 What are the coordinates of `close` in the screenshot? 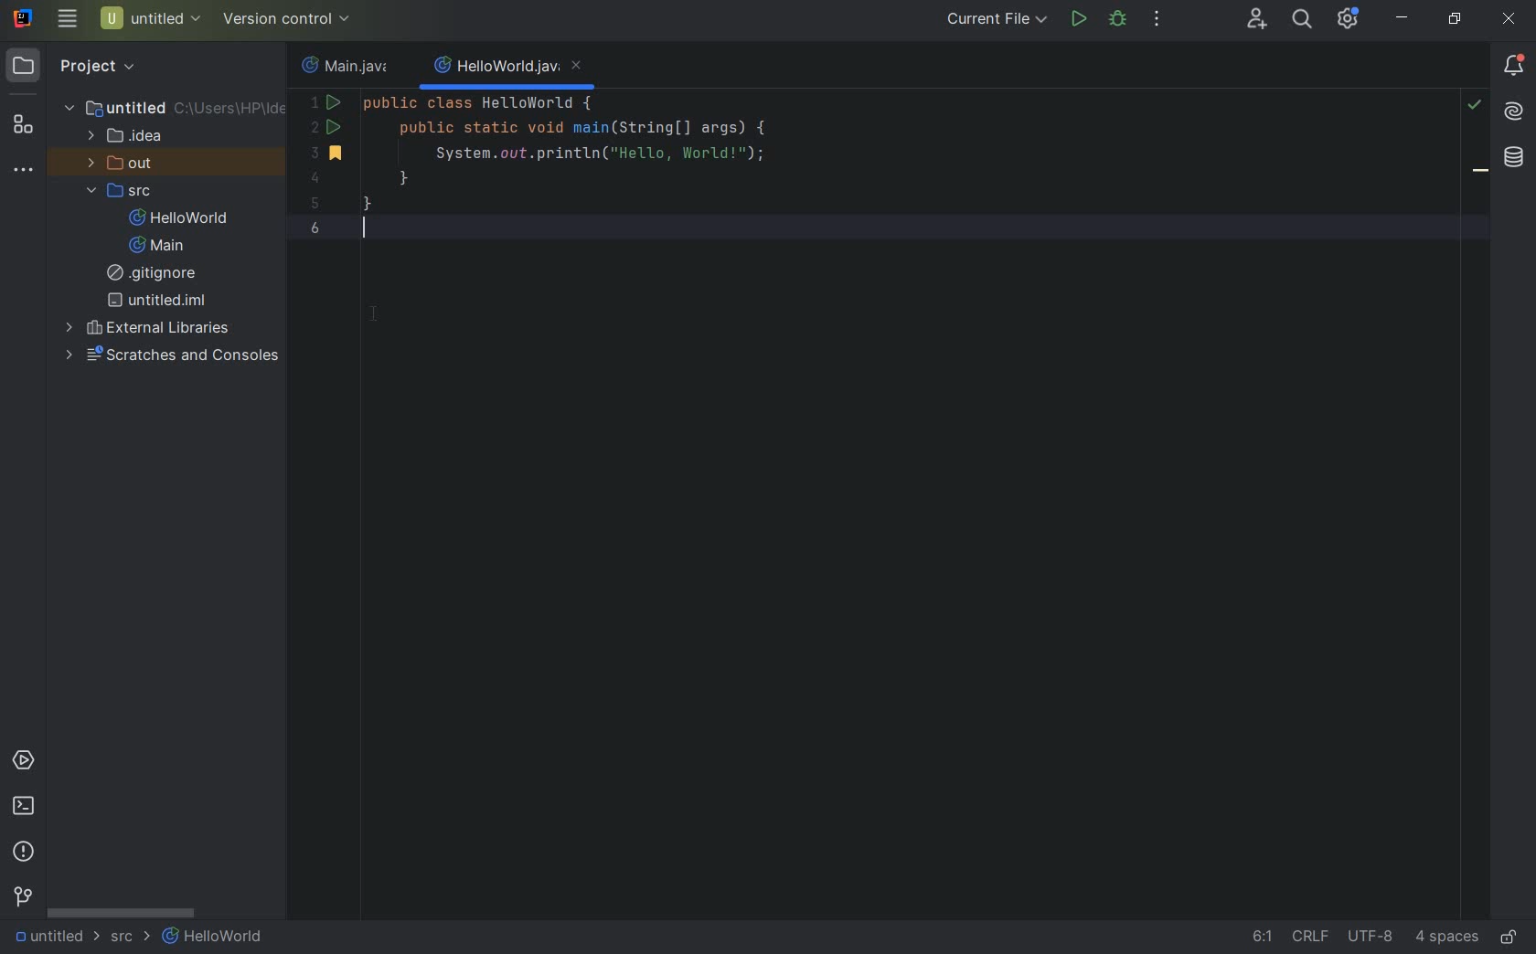 It's located at (1510, 23).